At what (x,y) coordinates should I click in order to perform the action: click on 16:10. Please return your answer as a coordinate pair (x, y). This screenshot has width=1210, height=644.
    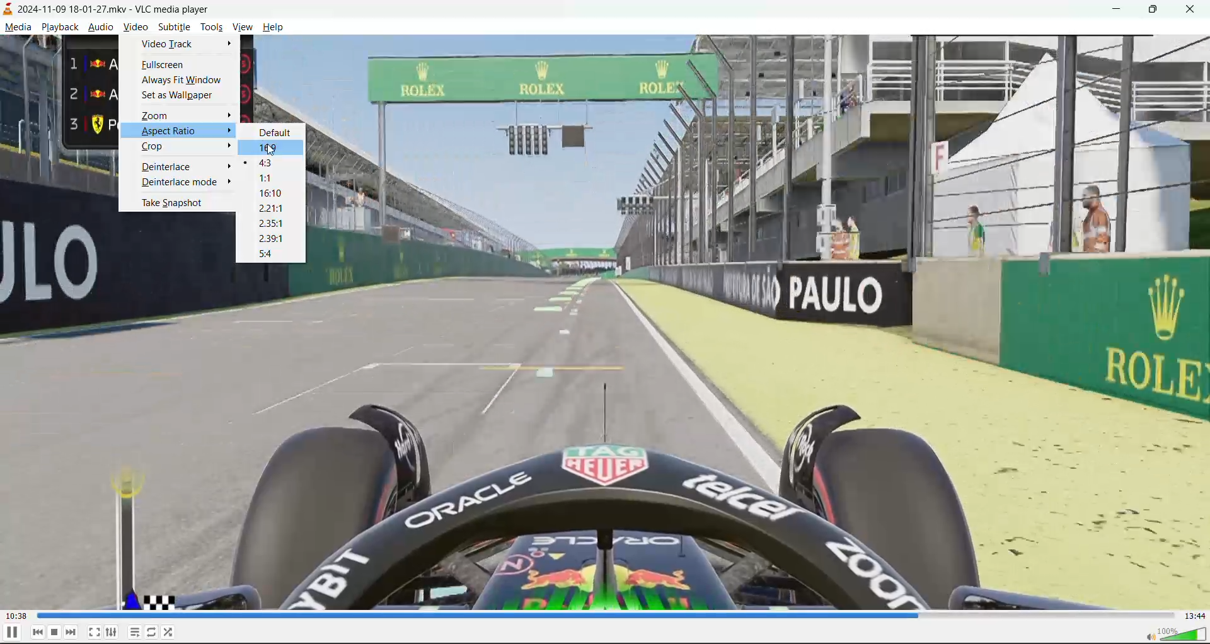
    Looking at the image, I should click on (275, 194).